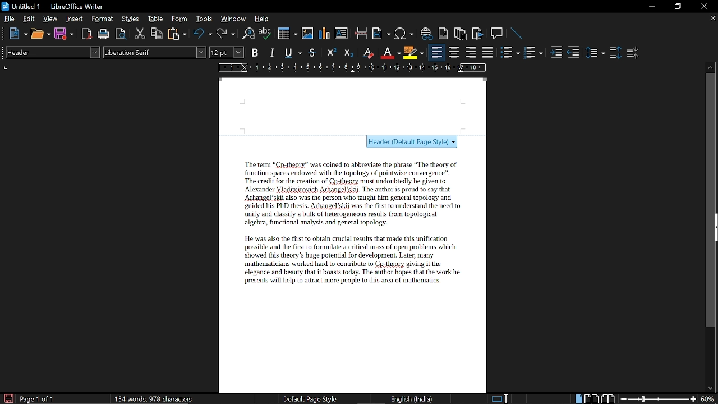 The image size is (718, 404). Describe the element at coordinates (255, 54) in the screenshot. I see `Bold` at that location.